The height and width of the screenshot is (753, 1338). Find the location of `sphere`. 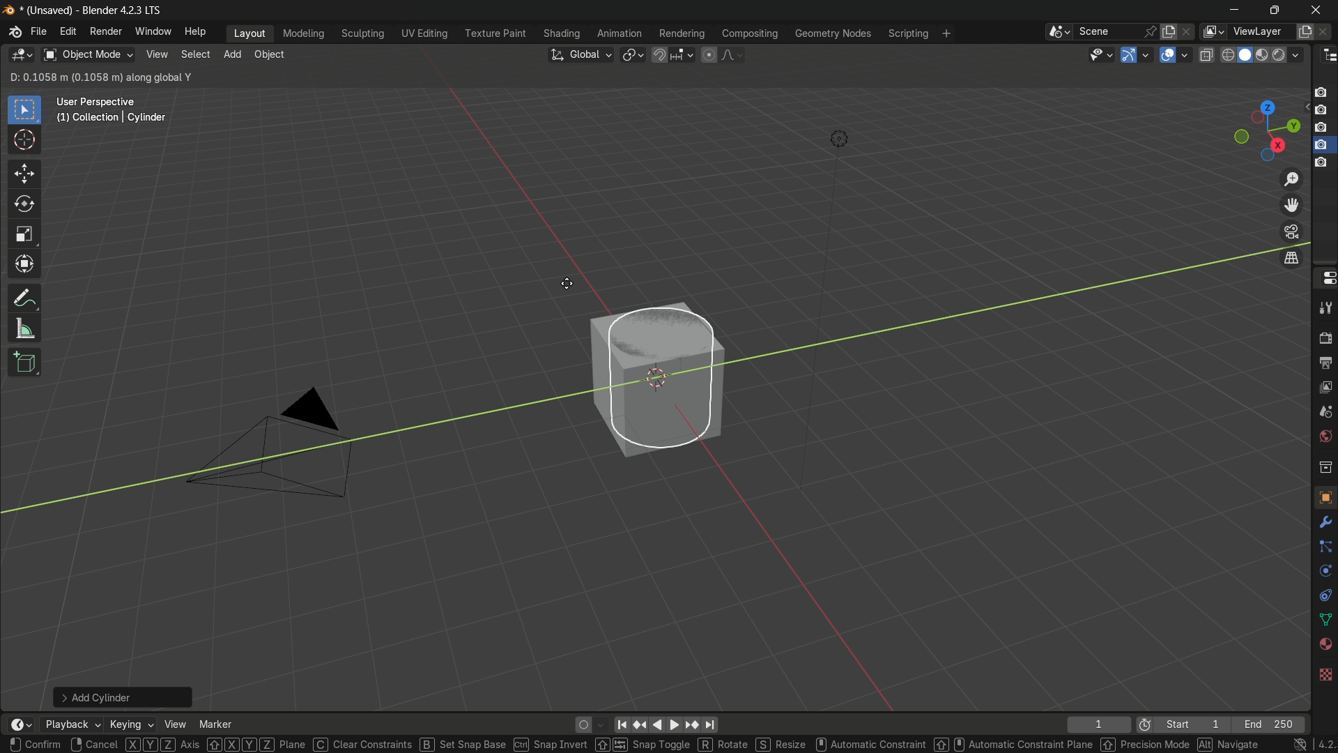

sphere is located at coordinates (1322, 645).